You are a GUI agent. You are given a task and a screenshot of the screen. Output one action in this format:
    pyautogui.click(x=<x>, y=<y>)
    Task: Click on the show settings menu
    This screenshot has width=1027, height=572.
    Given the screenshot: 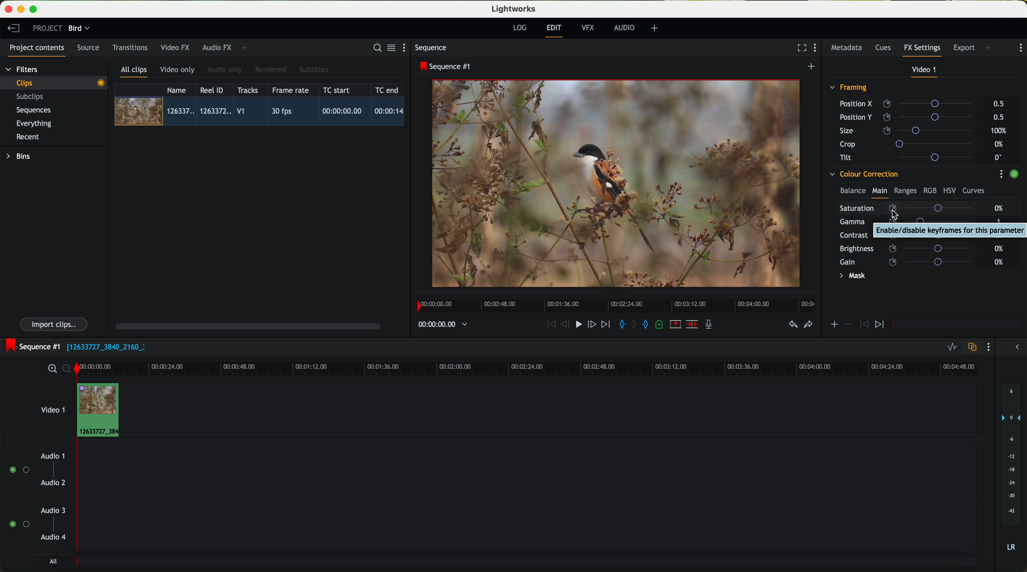 What is the action you would take?
    pyautogui.click(x=1001, y=174)
    